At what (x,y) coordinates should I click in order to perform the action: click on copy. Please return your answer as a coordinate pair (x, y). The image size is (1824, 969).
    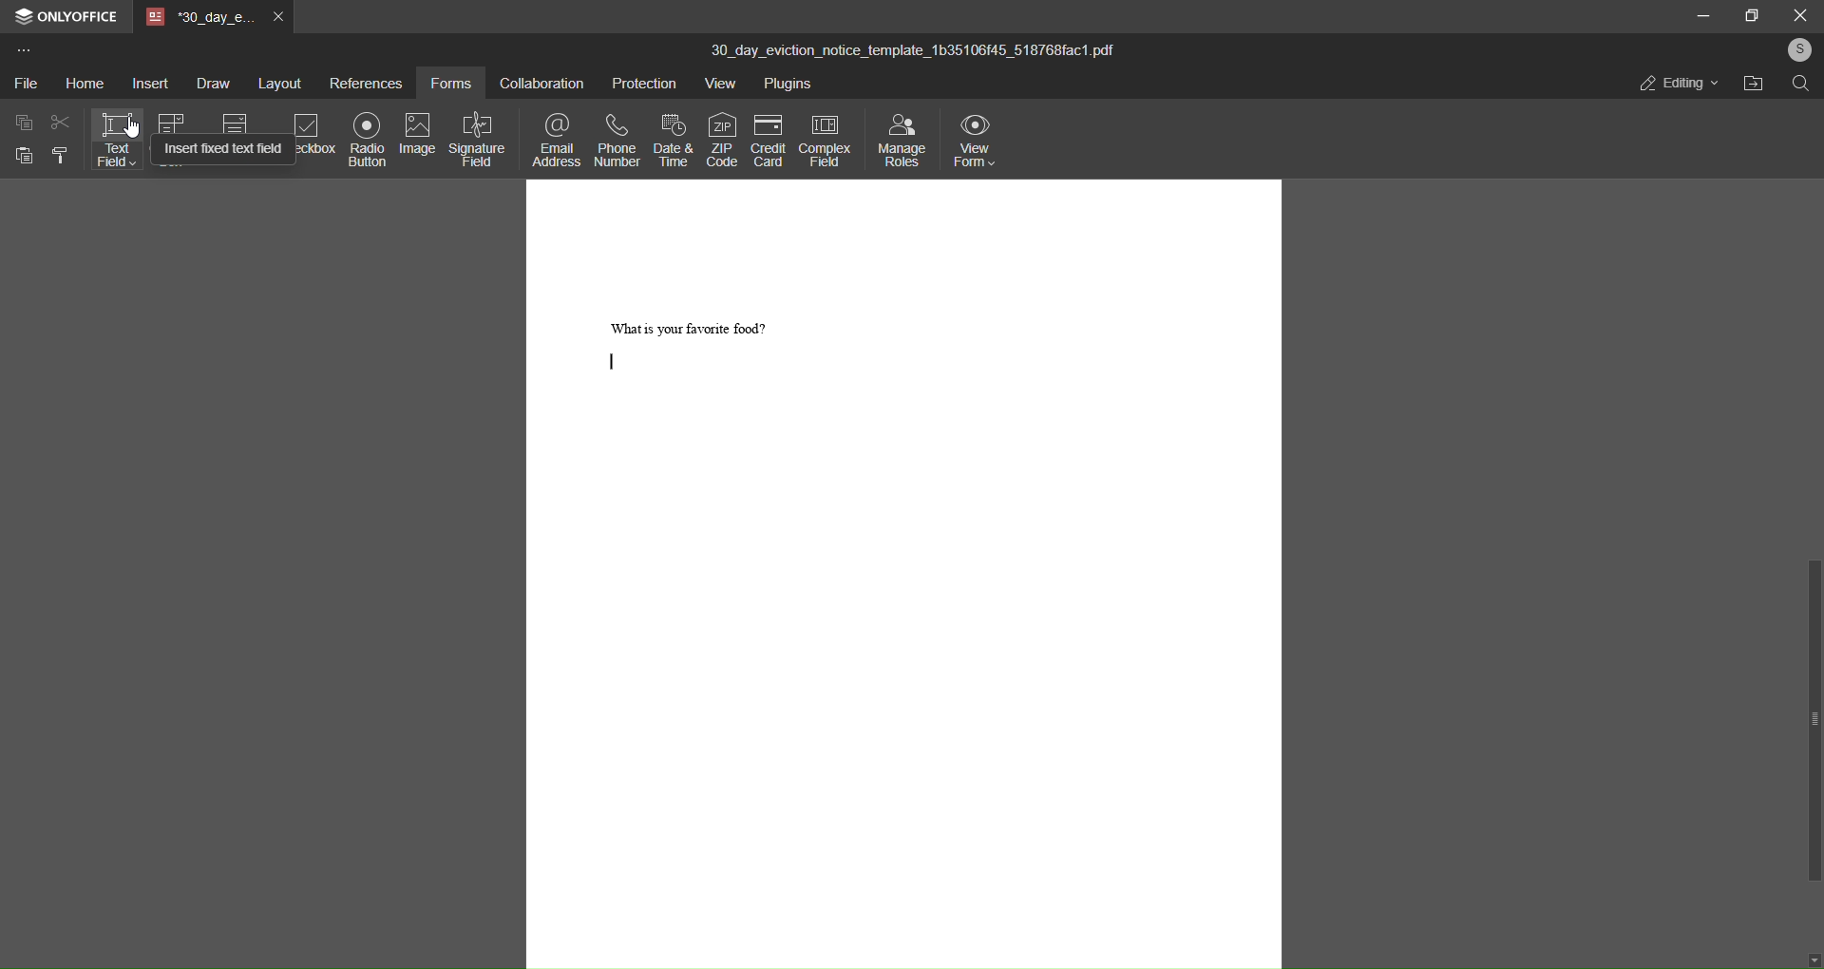
    Looking at the image, I should click on (25, 124).